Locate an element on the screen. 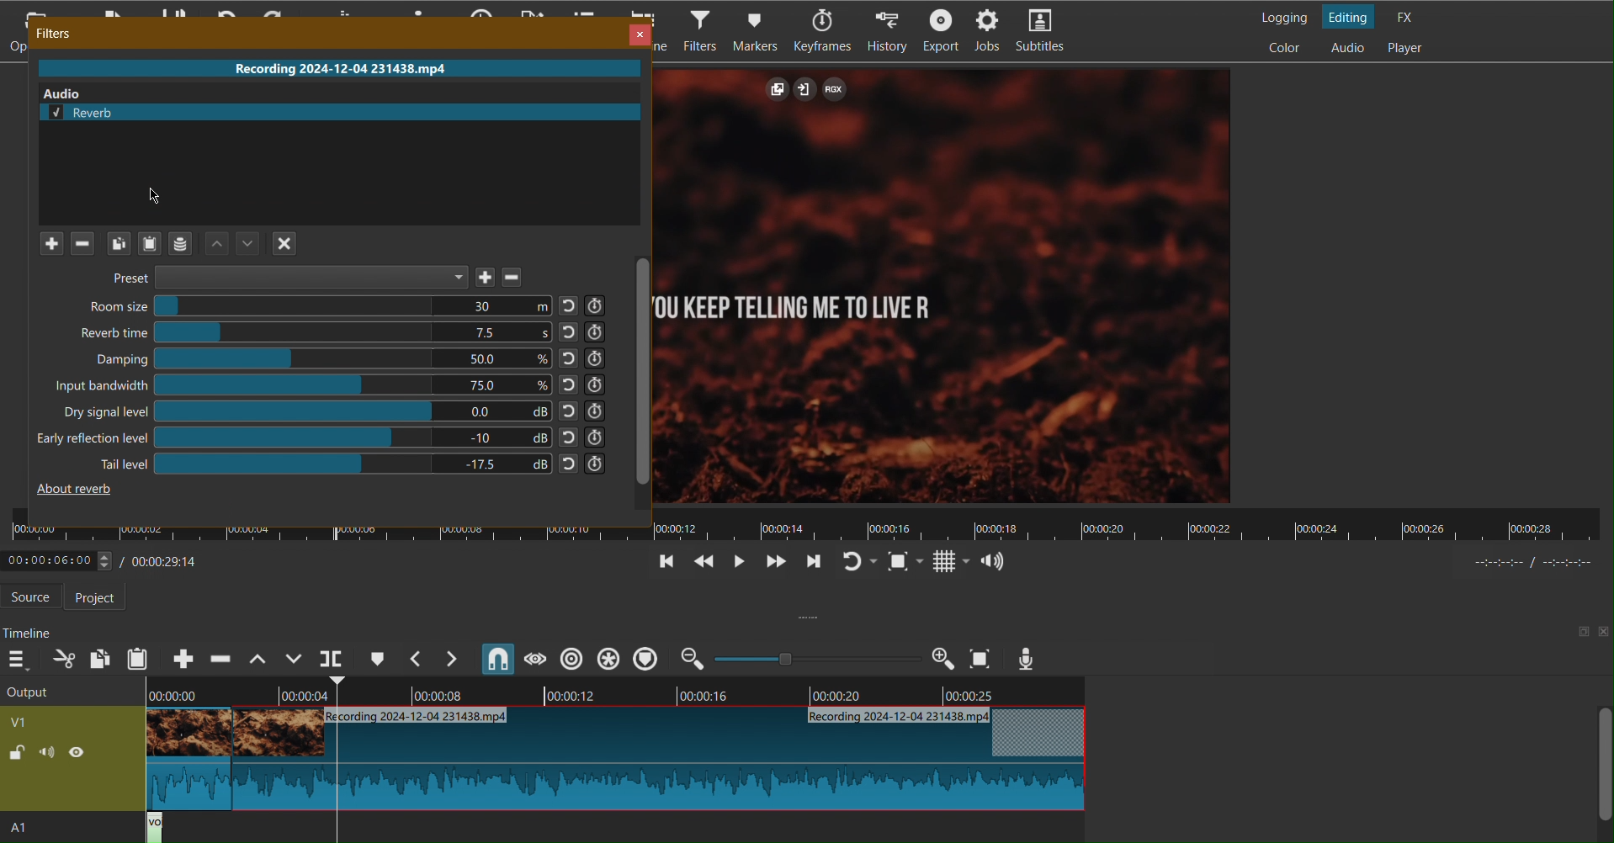 This screenshot has height=843, width=1614. Color is located at coordinates (1287, 48).